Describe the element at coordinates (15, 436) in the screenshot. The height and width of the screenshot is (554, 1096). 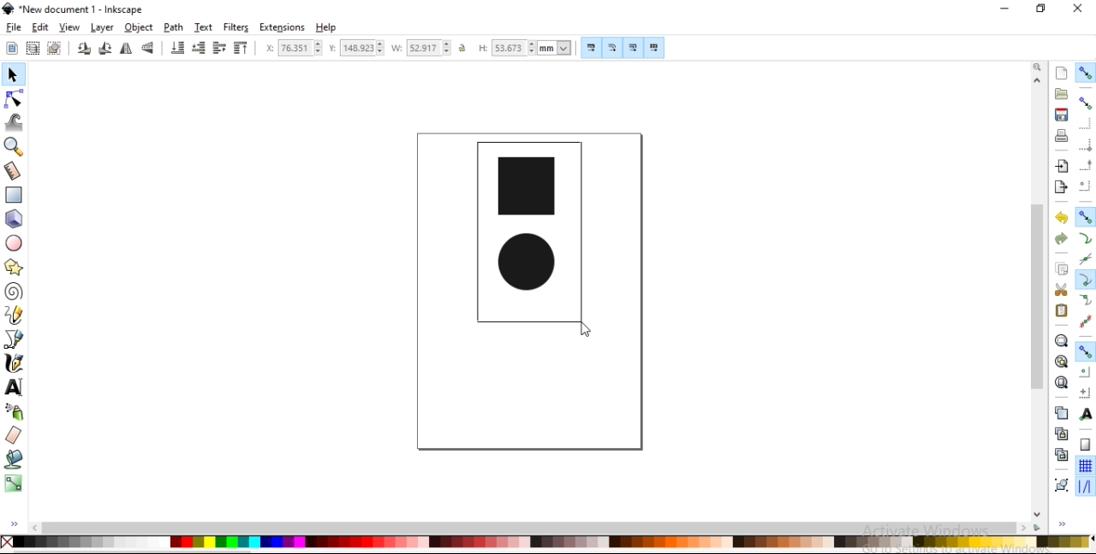
I see `erase existing paths` at that location.